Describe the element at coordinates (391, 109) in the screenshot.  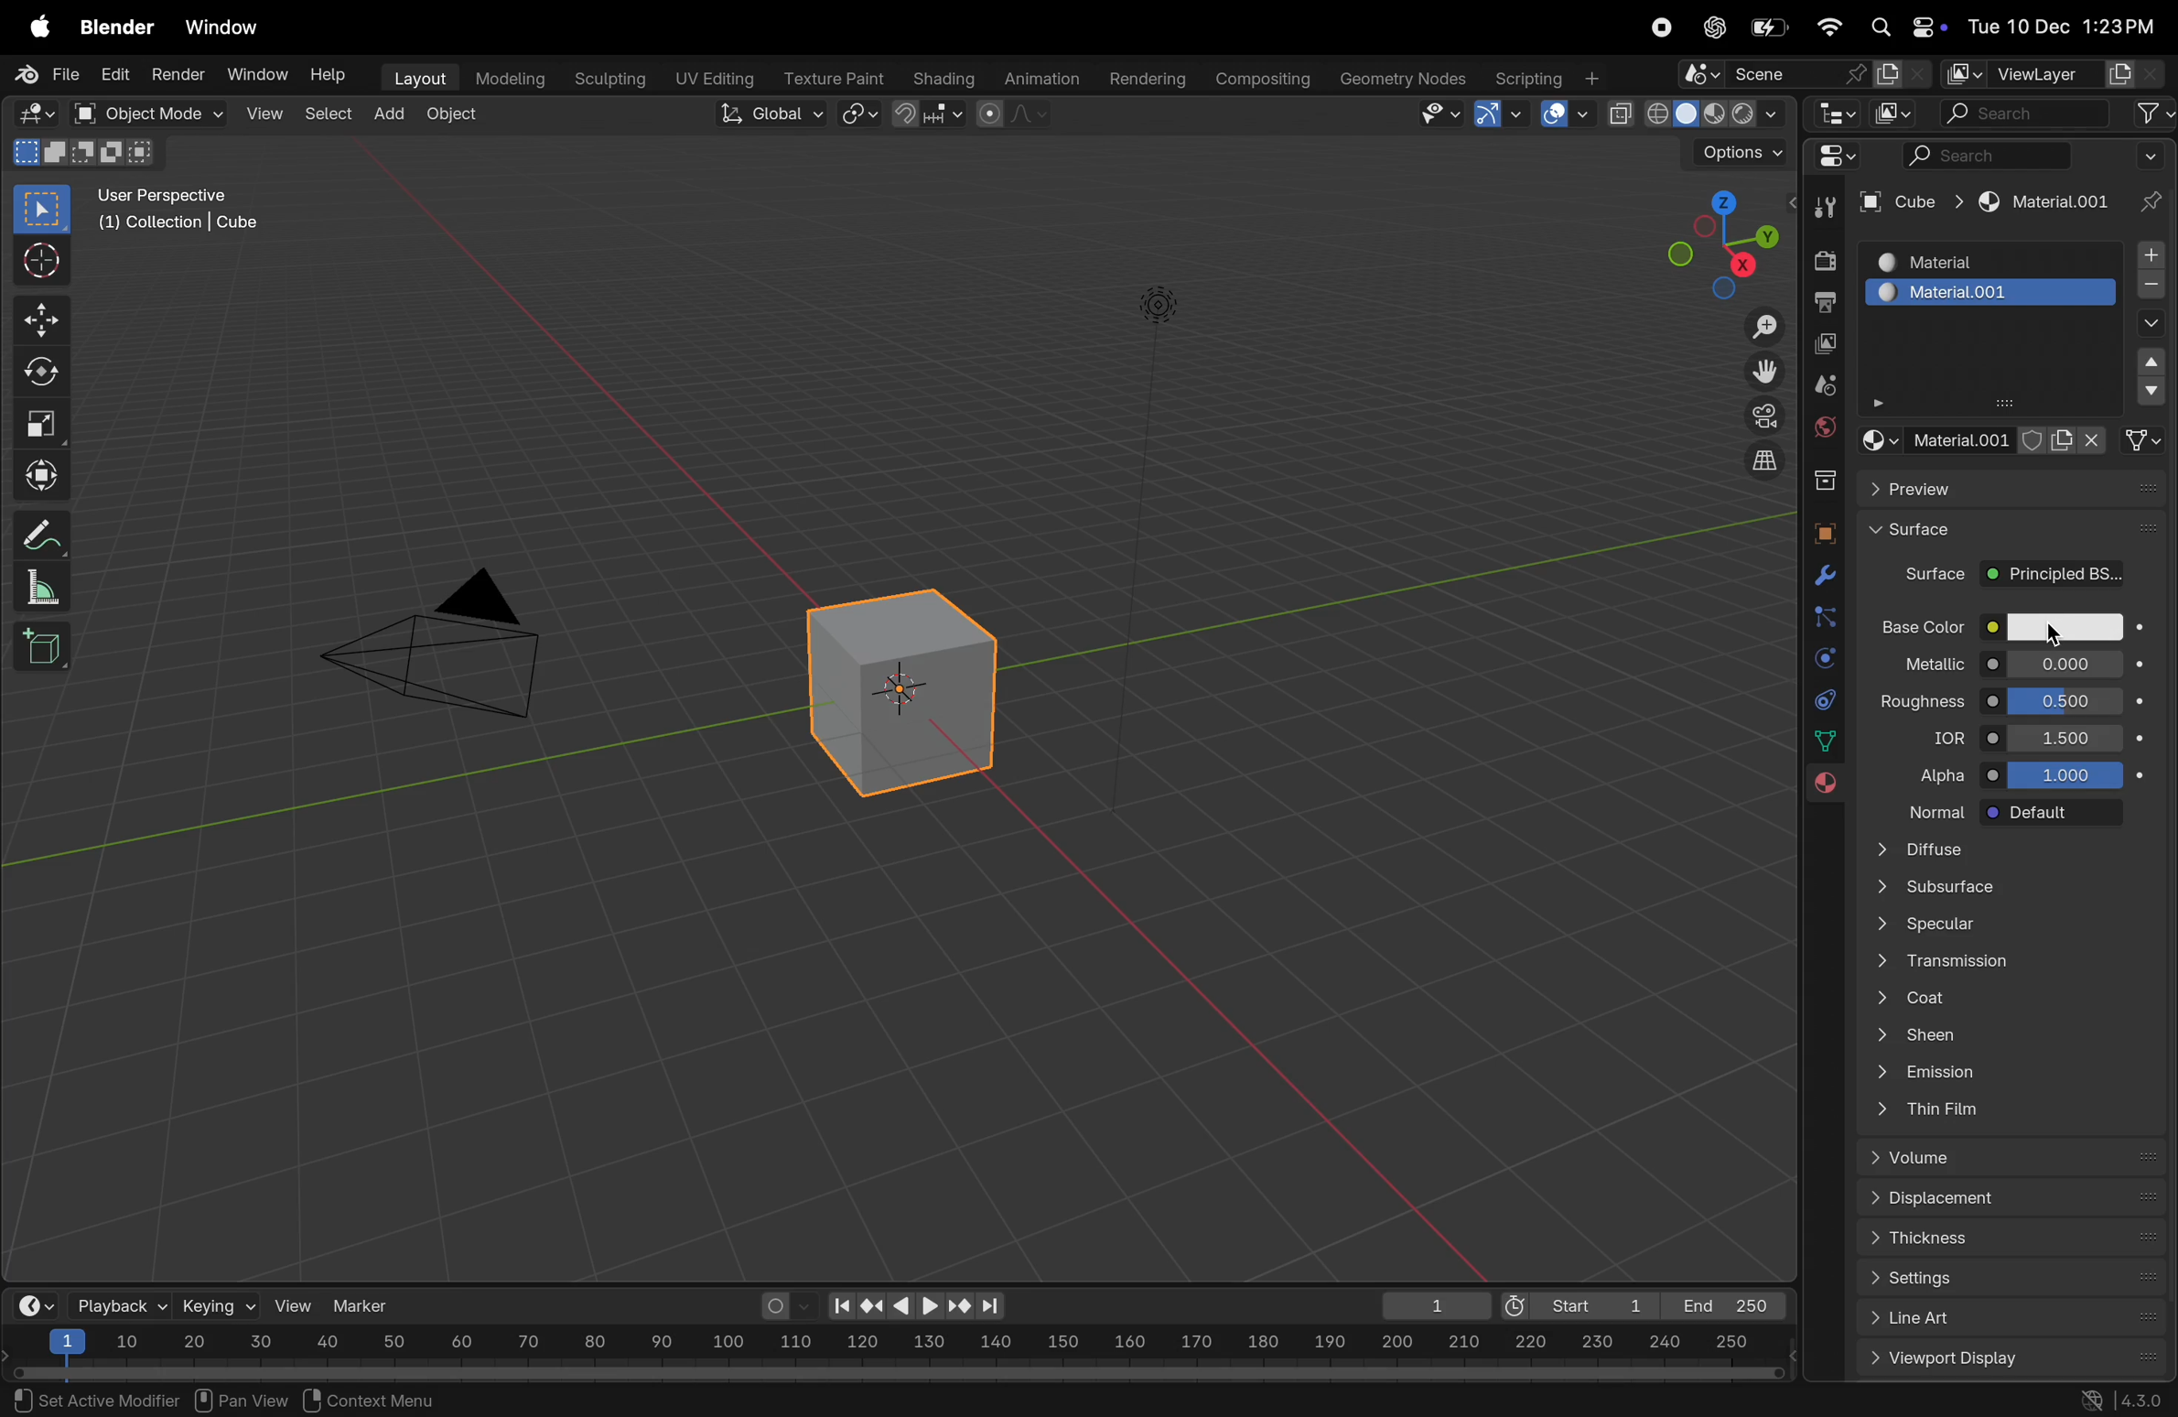
I see `add` at that location.